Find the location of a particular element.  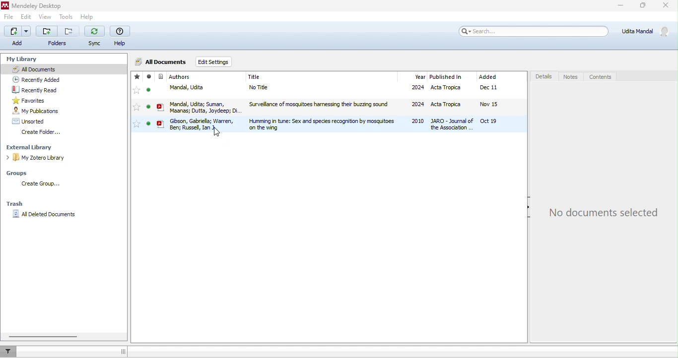

account is located at coordinates (644, 34).